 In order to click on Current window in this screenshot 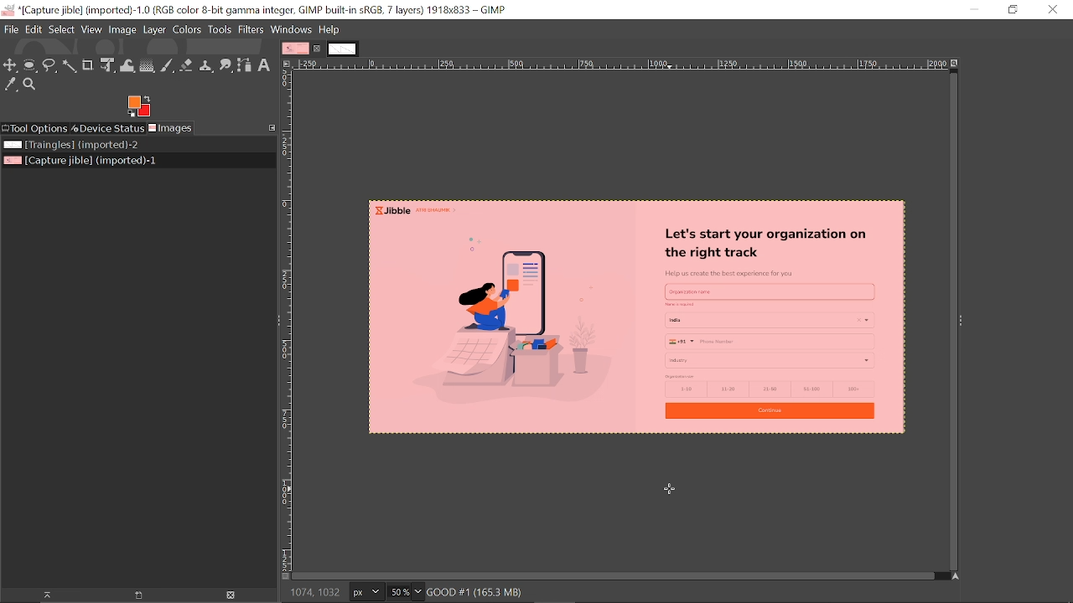, I will do `click(254, 8)`.